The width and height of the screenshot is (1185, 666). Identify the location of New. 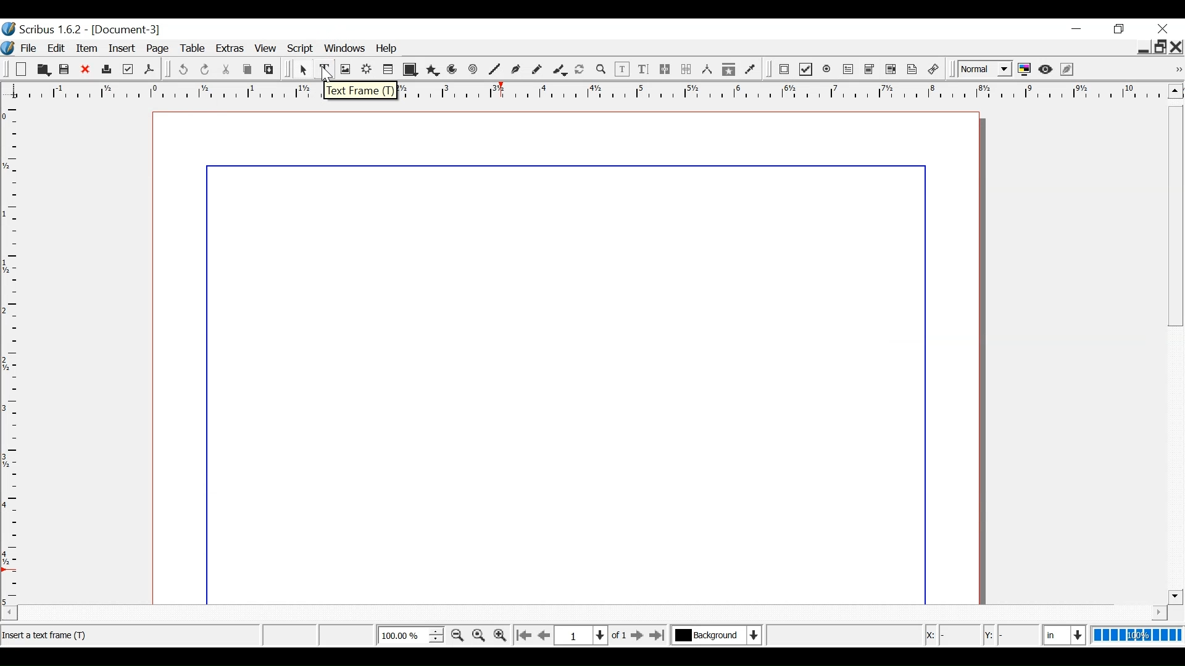
(22, 69).